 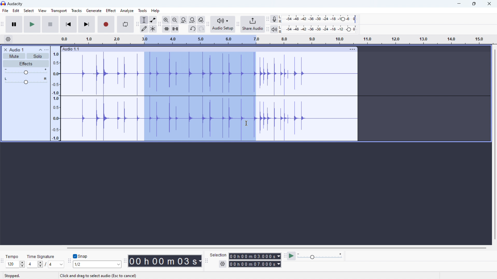 What do you see at coordinates (99, 276) in the screenshot?
I see `Click and drag to select audio (Esc to cancel)` at bounding box center [99, 276].